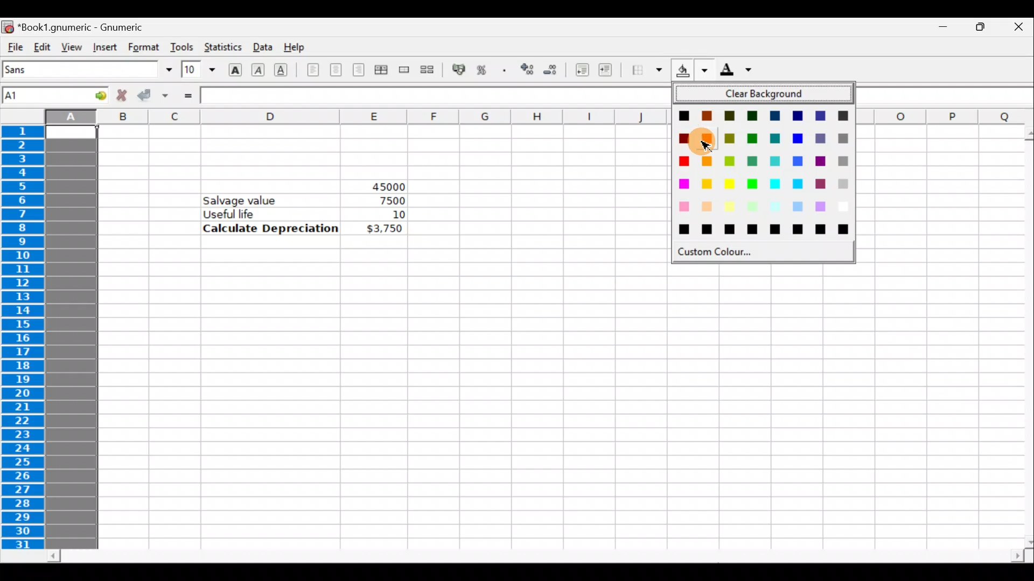 Image resolution: width=1034 pixels, height=581 pixels. I want to click on Data, so click(261, 46).